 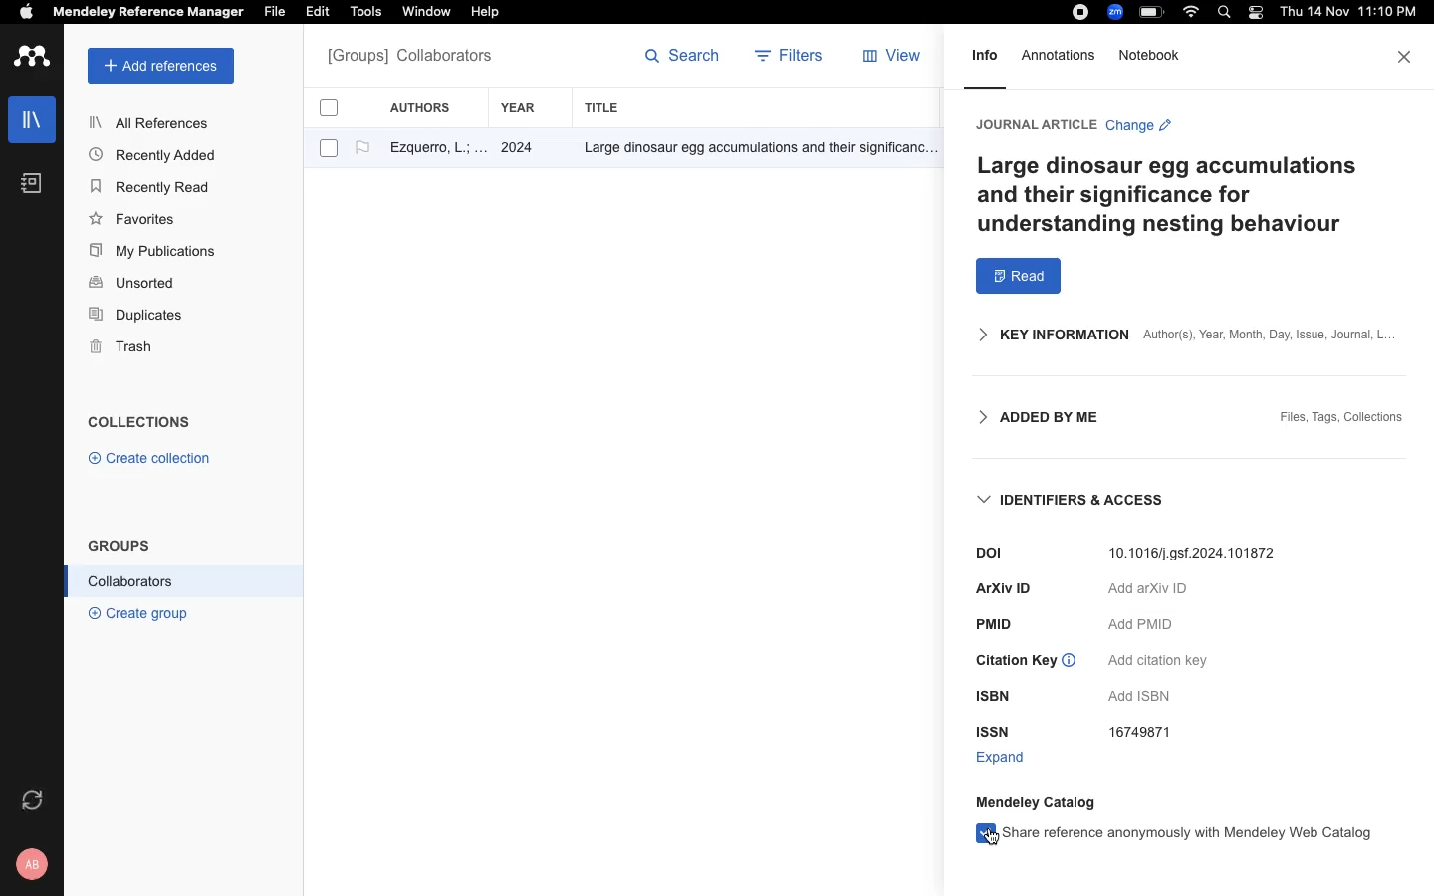 I want to click on 2024, so click(x=520, y=149).